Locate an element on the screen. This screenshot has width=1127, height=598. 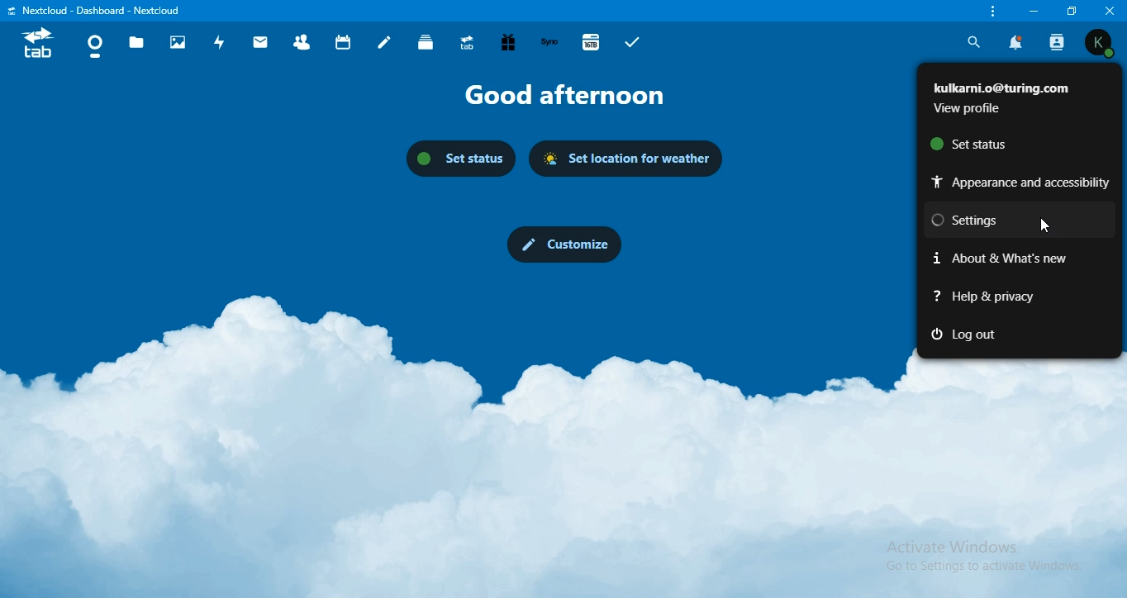
photos is located at coordinates (179, 43).